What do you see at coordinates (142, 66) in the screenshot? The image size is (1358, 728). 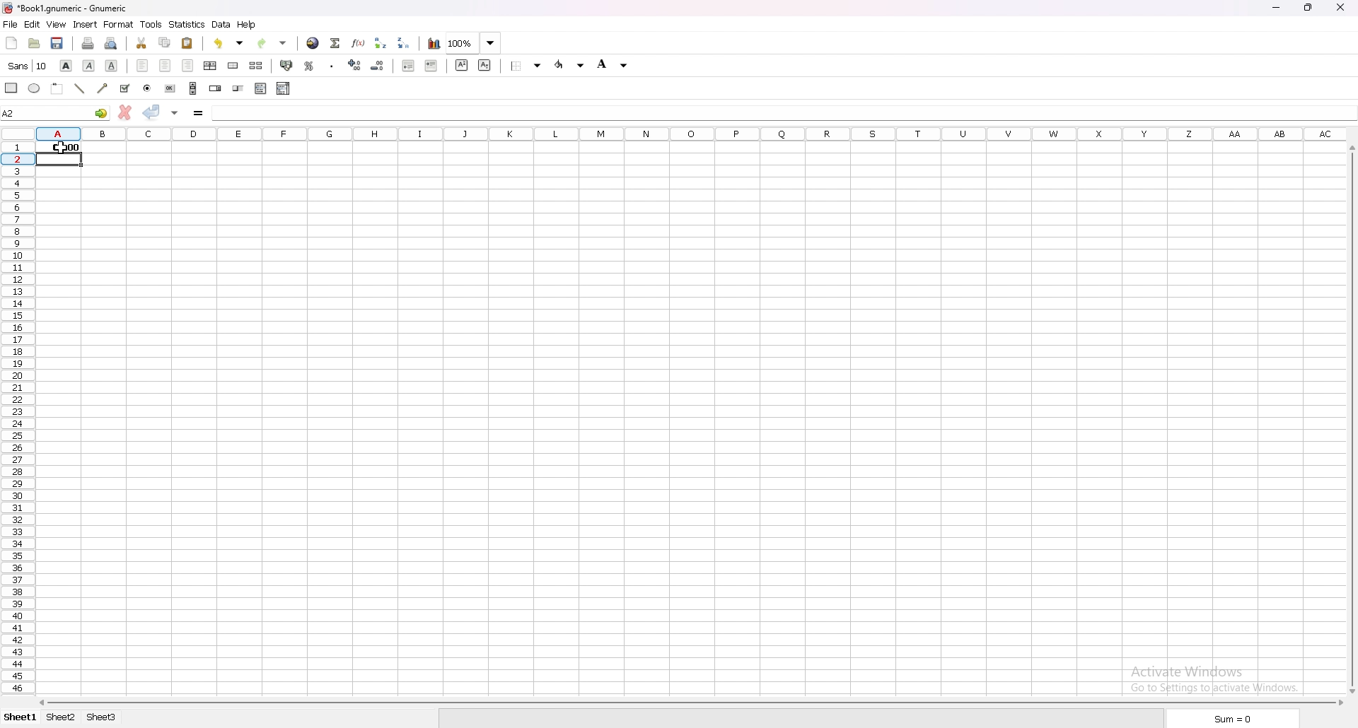 I see `align left` at bounding box center [142, 66].